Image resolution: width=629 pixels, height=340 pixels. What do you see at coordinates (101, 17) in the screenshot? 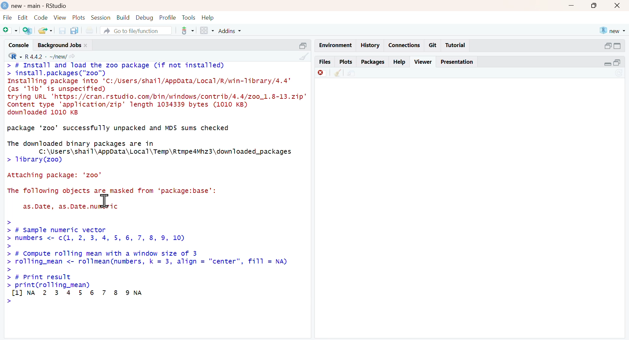
I see `session` at bounding box center [101, 17].